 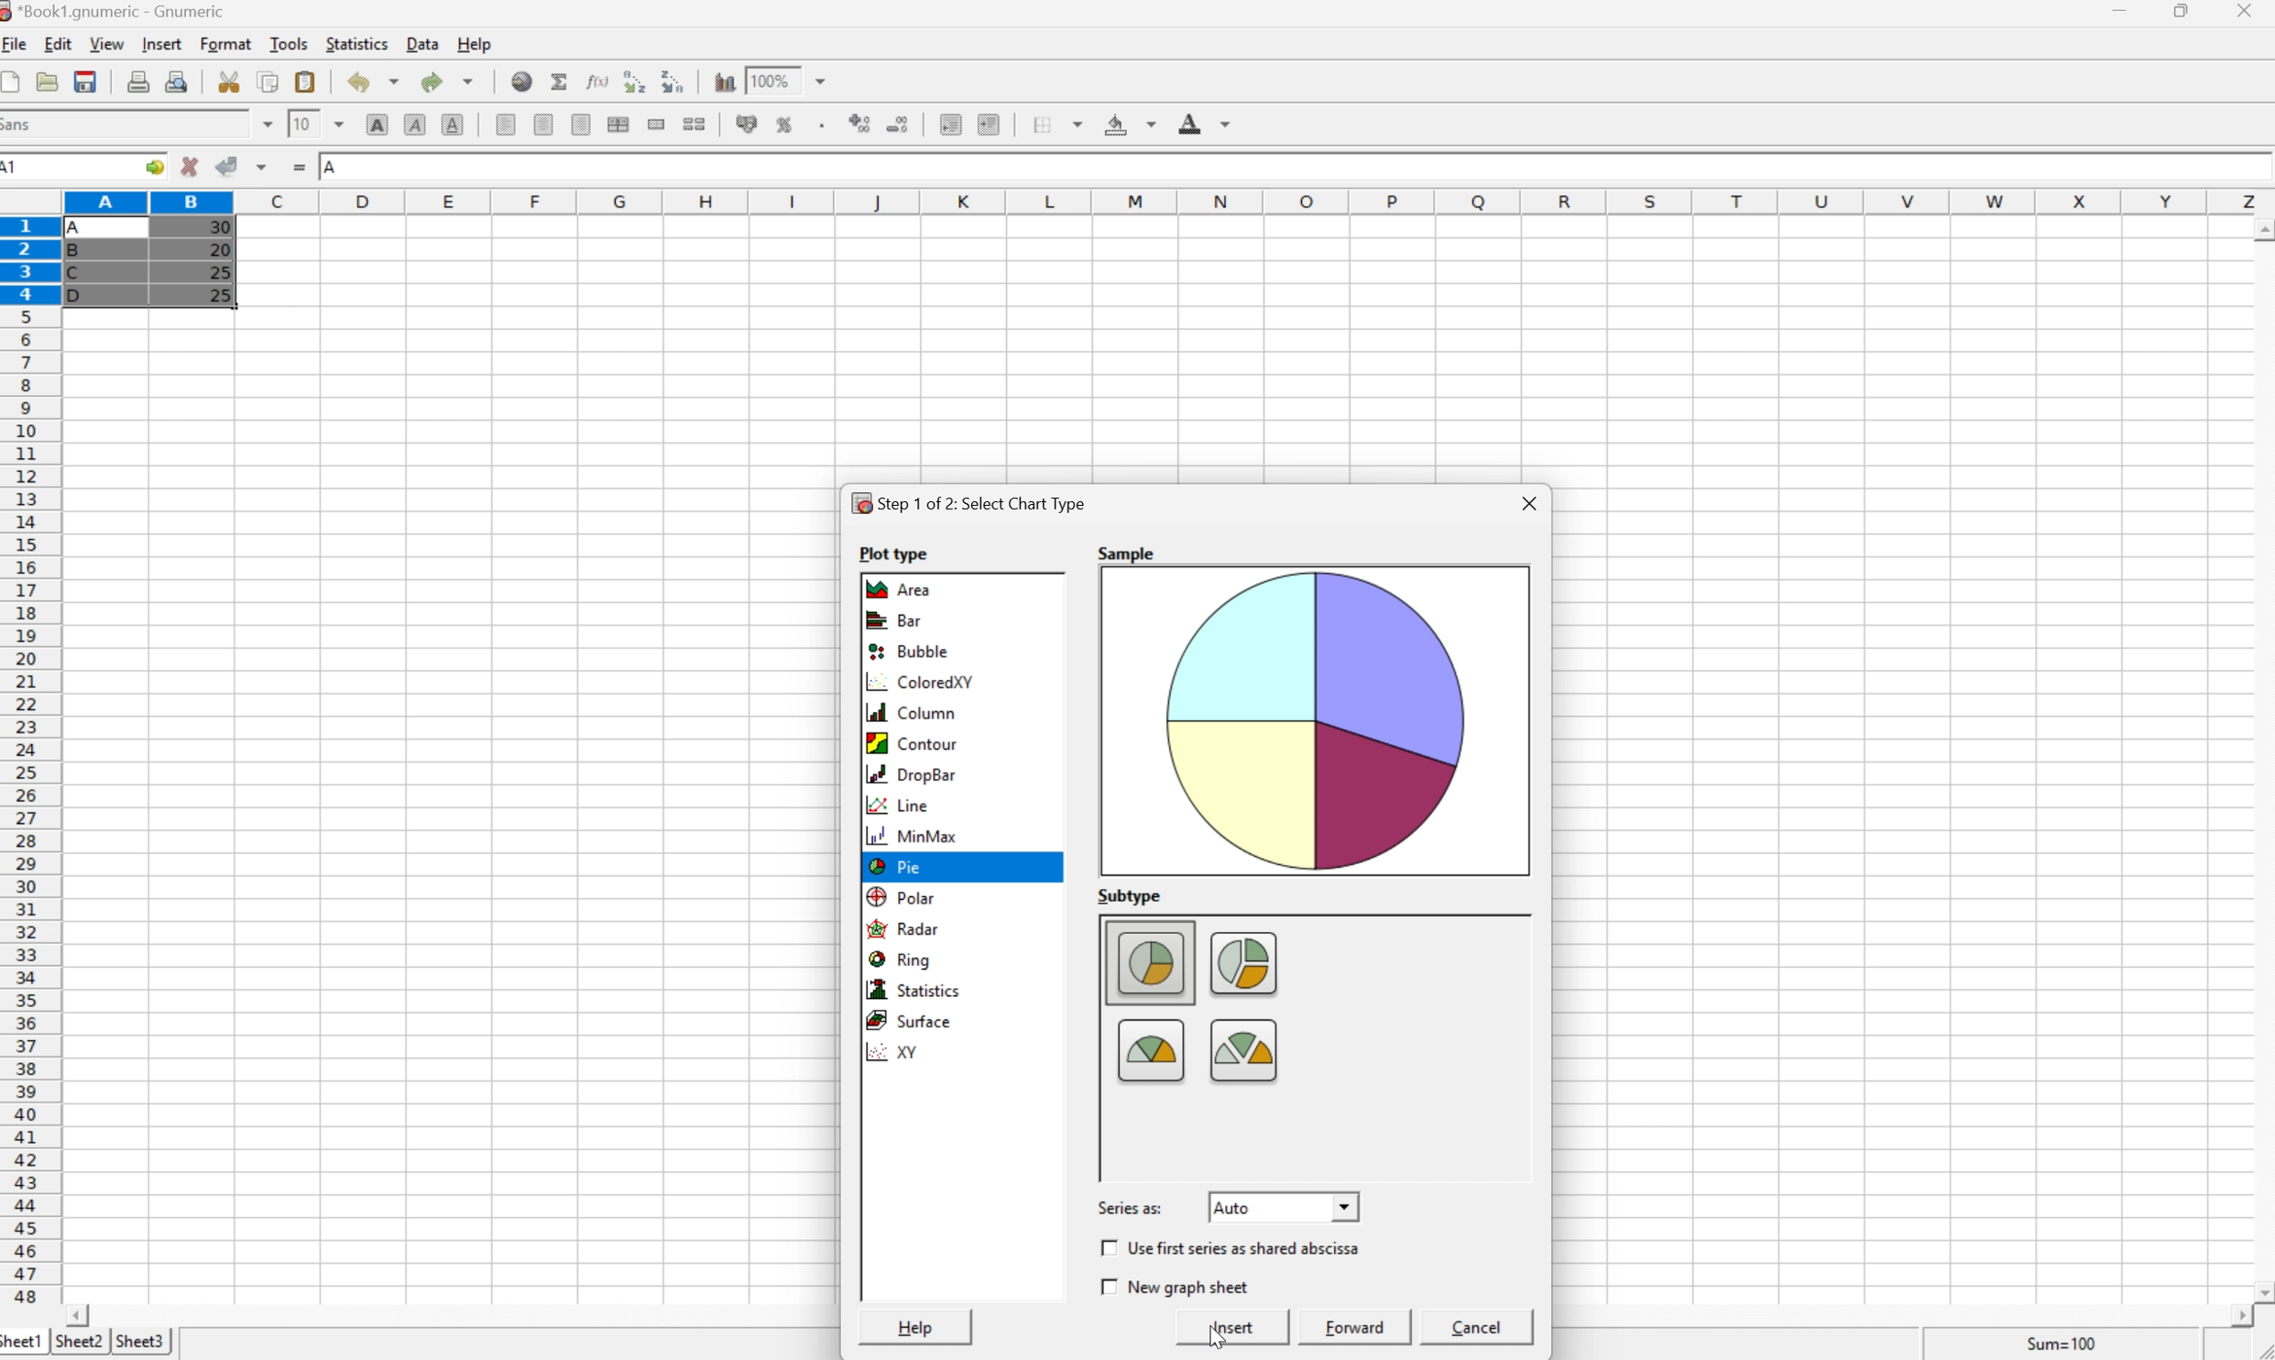 I want to click on Checkbox, so click(x=1105, y=1246).